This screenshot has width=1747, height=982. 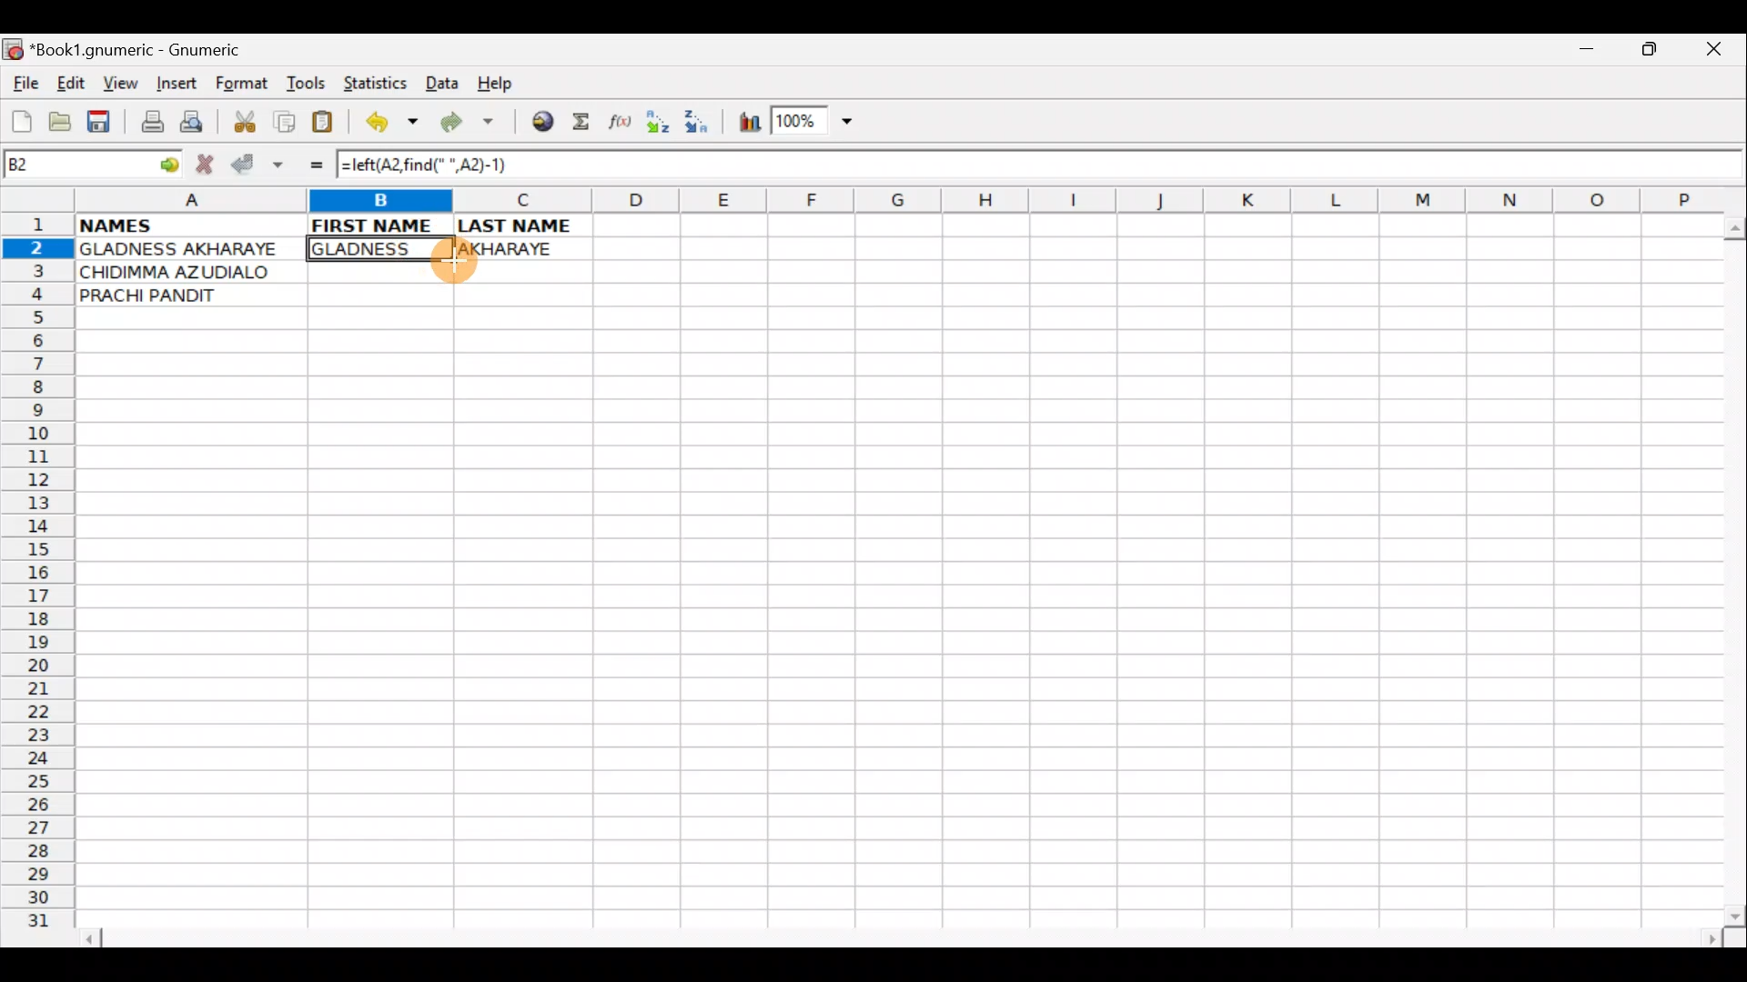 I want to click on *Book1.gnumeric - Gnumeric, so click(x=152, y=50).